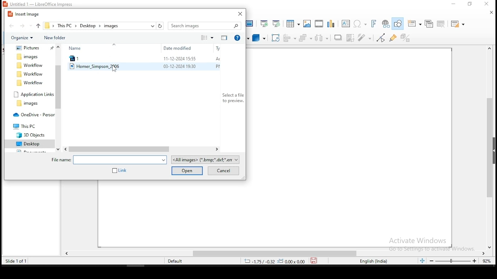  Describe the element at coordinates (459, 24) in the screenshot. I see `slide layout` at that location.